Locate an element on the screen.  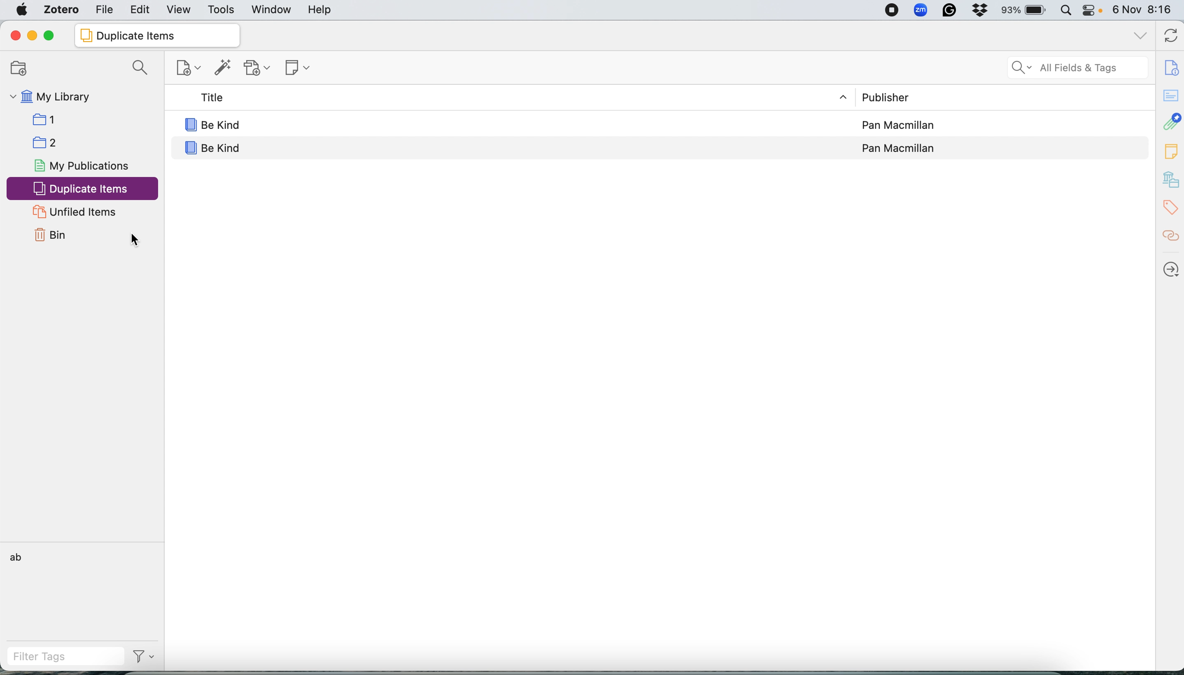
duplicate items selected is located at coordinates (83, 189).